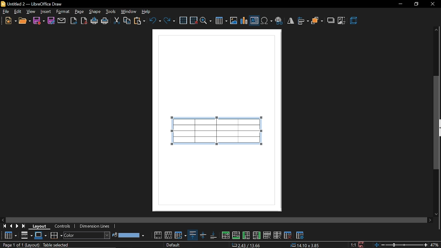  Describe the element at coordinates (278, 20) in the screenshot. I see `insert hyperlink` at that location.